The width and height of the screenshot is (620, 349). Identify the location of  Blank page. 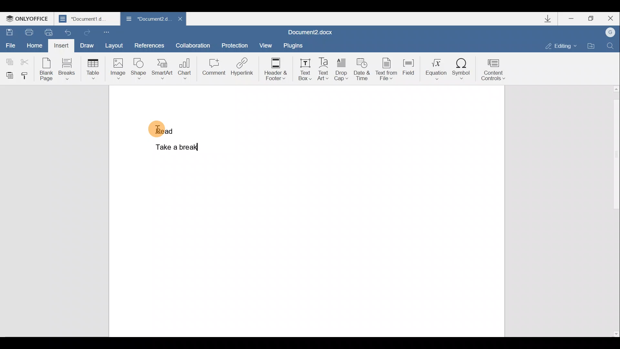
(46, 69).